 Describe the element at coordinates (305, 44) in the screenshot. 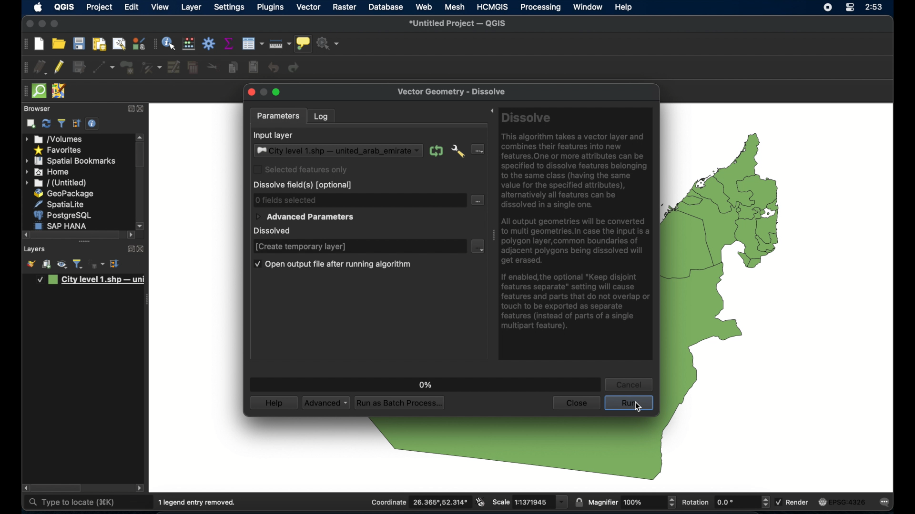

I see `show map tips` at that location.